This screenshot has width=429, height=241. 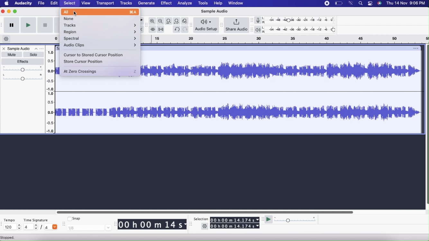 What do you see at coordinates (259, 30) in the screenshot?
I see `Playback meter` at bounding box center [259, 30].